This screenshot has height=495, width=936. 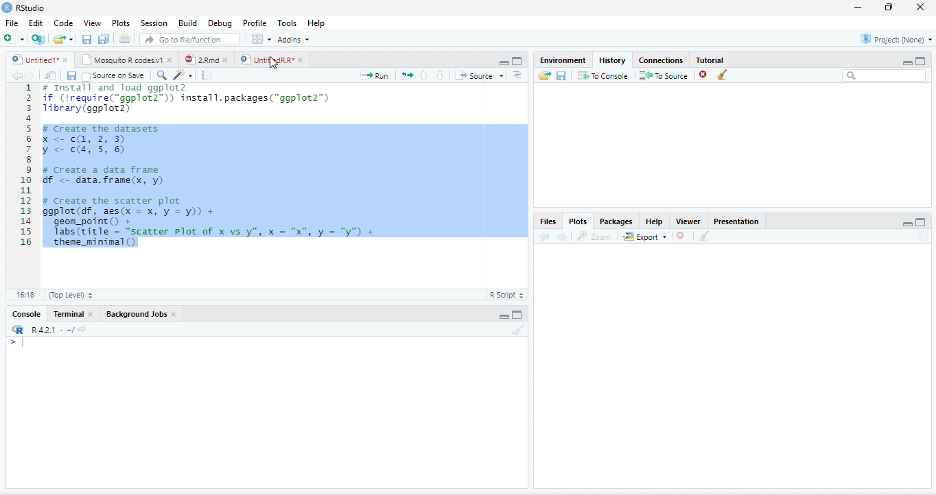 I want to click on Save history into a file, so click(x=561, y=76).